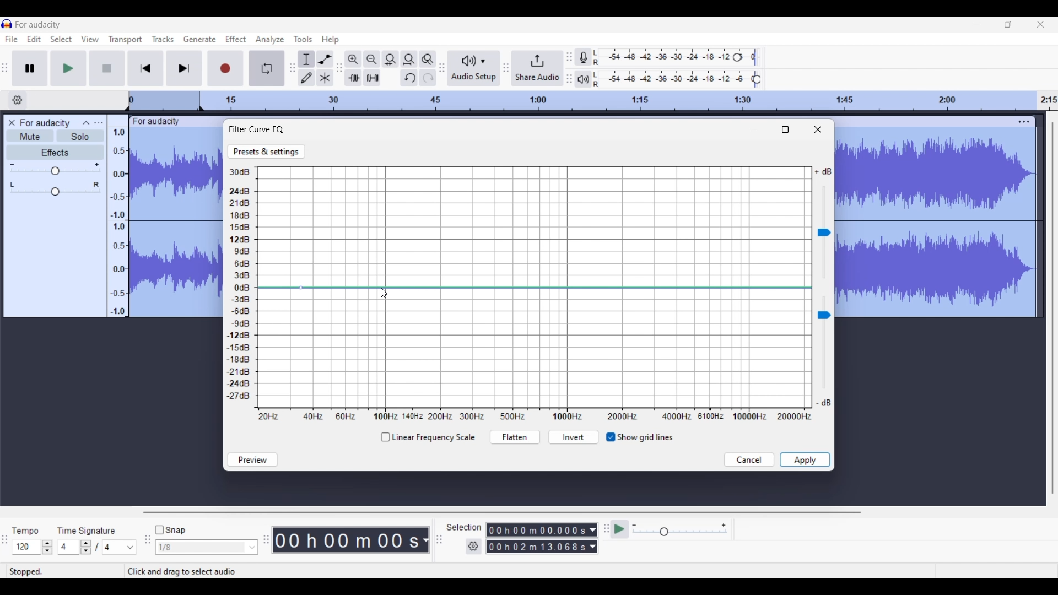 The image size is (1058, 595). What do you see at coordinates (241, 285) in the screenshot?
I see `Y axis representing Decibel` at bounding box center [241, 285].